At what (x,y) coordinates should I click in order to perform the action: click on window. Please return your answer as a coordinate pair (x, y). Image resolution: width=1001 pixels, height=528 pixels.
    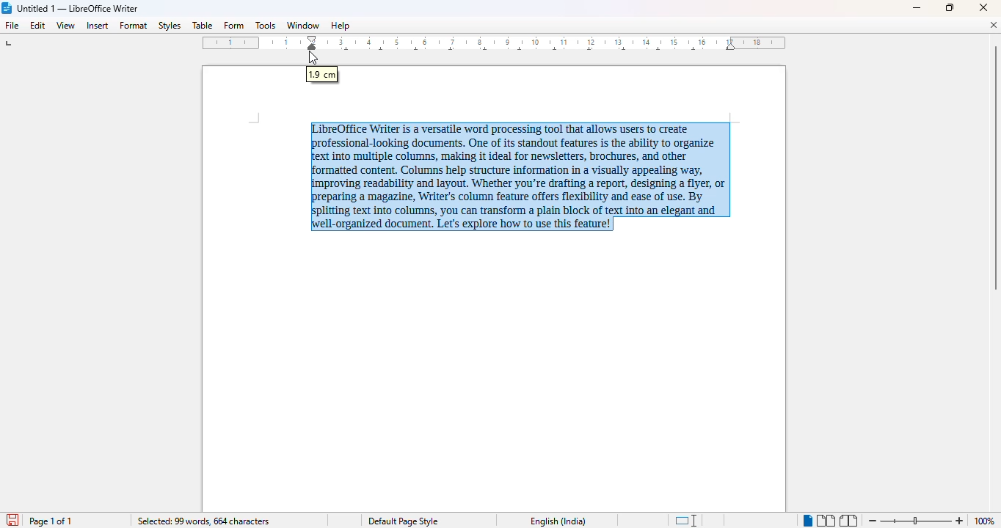
    Looking at the image, I should click on (303, 25).